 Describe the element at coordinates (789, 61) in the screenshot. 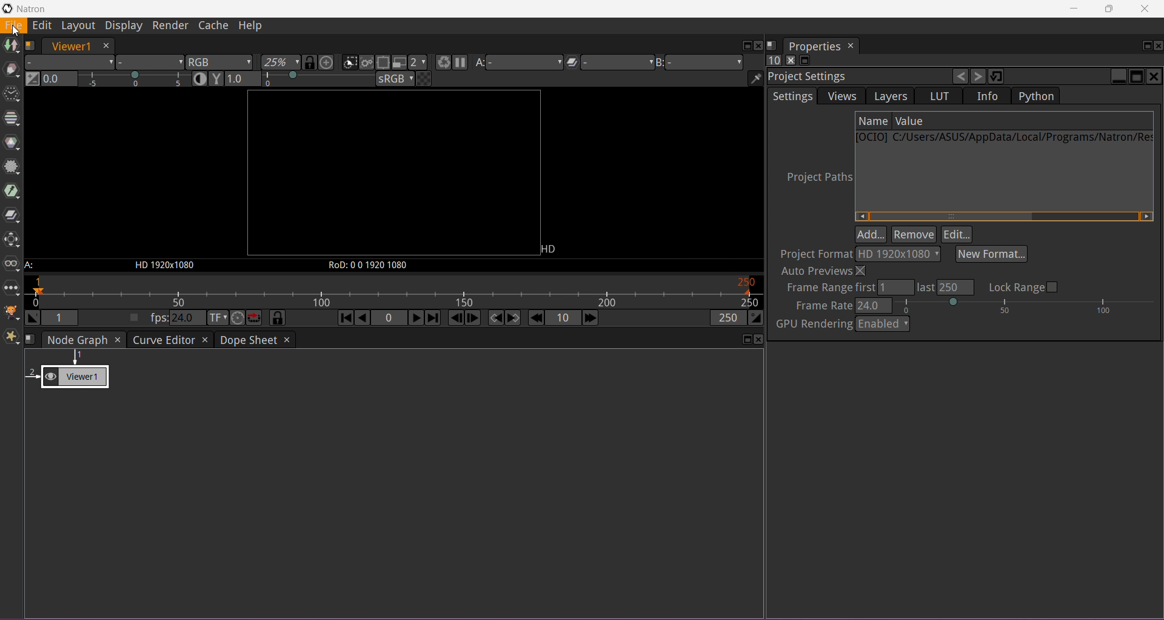

I see `Clears all panels in the properties bin pane` at that location.